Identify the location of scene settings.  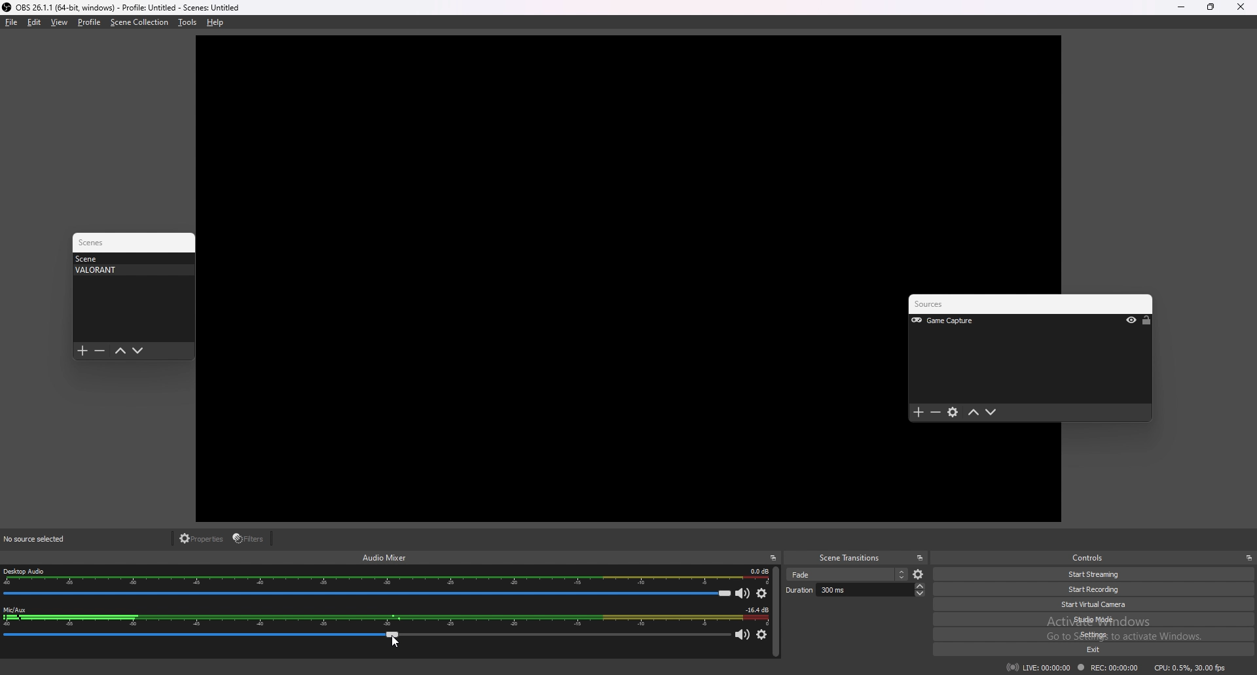
(919, 575).